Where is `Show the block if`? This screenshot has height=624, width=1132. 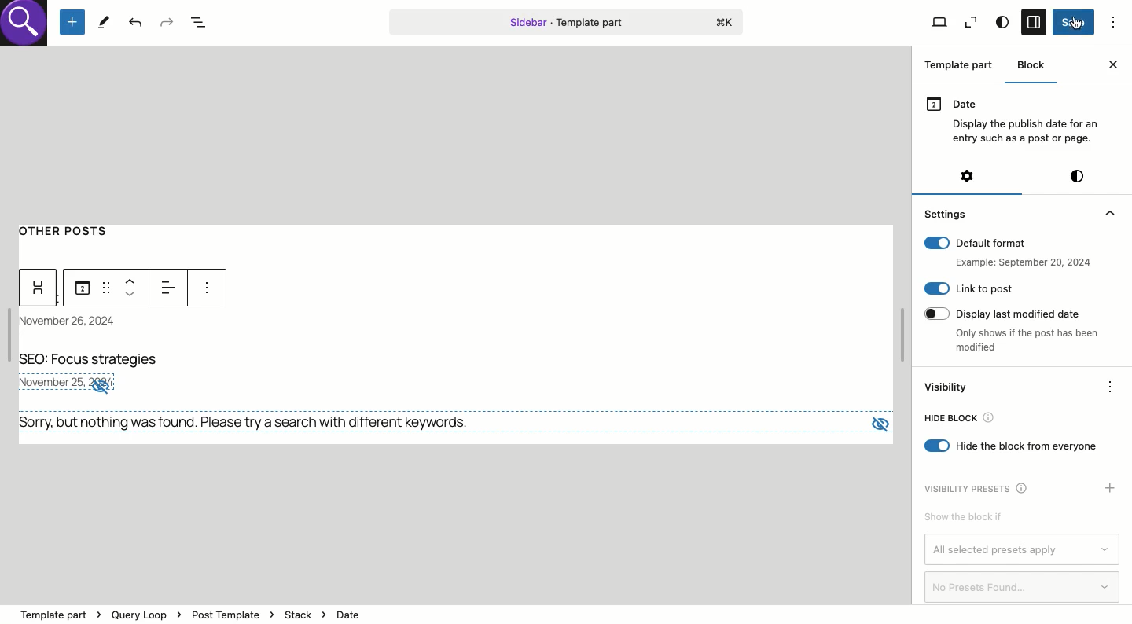 Show the block if is located at coordinates (961, 518).